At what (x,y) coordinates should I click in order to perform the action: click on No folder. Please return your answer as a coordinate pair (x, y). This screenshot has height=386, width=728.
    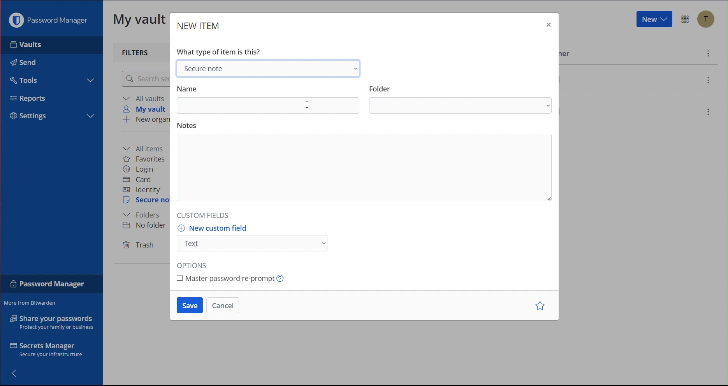
    Looking at the image, I should click on (144, 226).